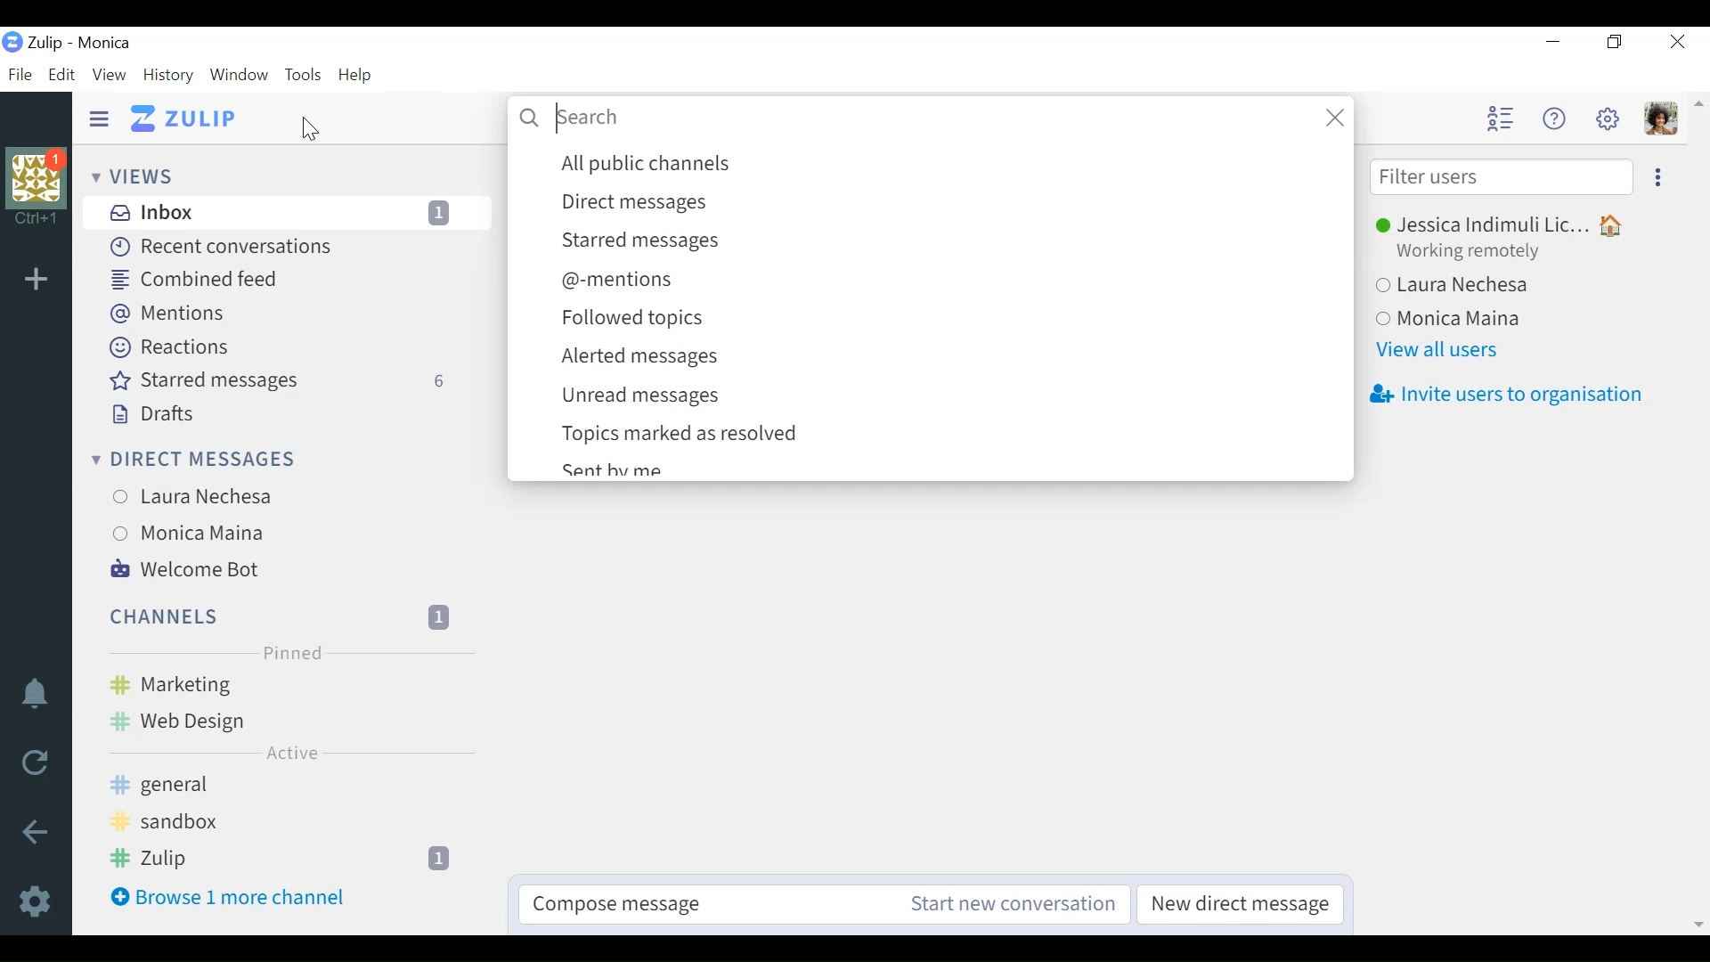  I want to click on Welcome Bot, so click(183, 570).